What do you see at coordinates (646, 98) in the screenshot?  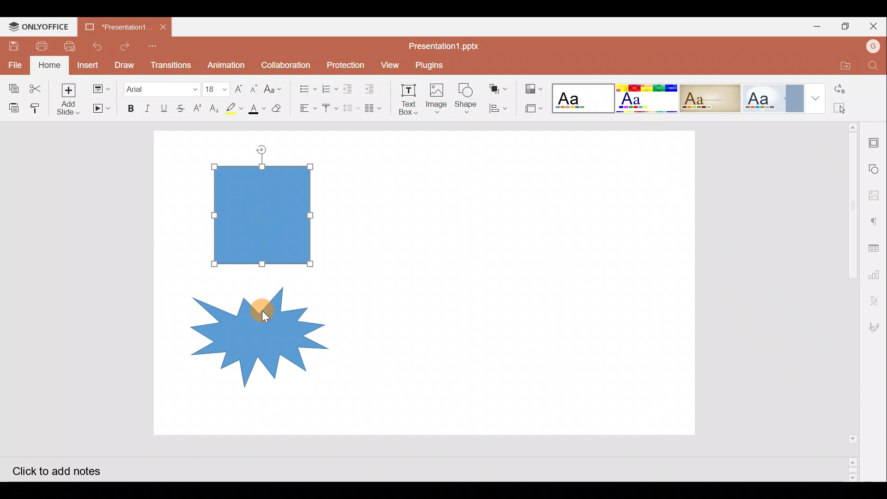 I see `Basic` at bounding box center [646, 98].